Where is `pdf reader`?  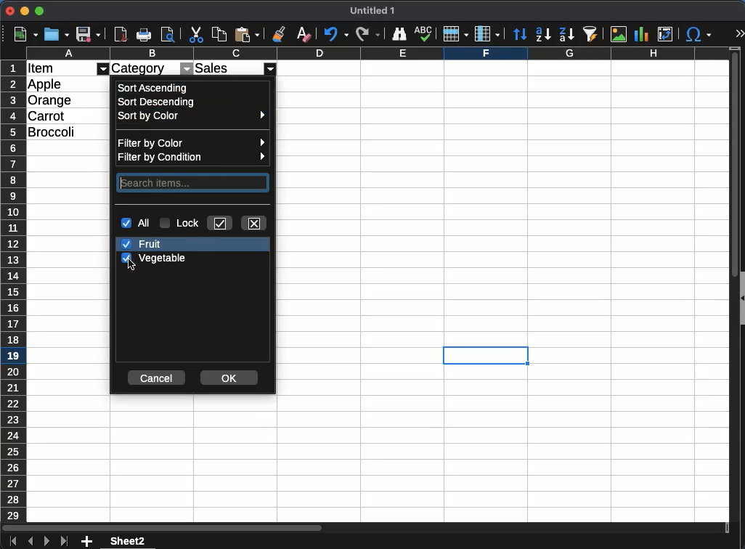
pdf reader is located at coordinates (121, 35).